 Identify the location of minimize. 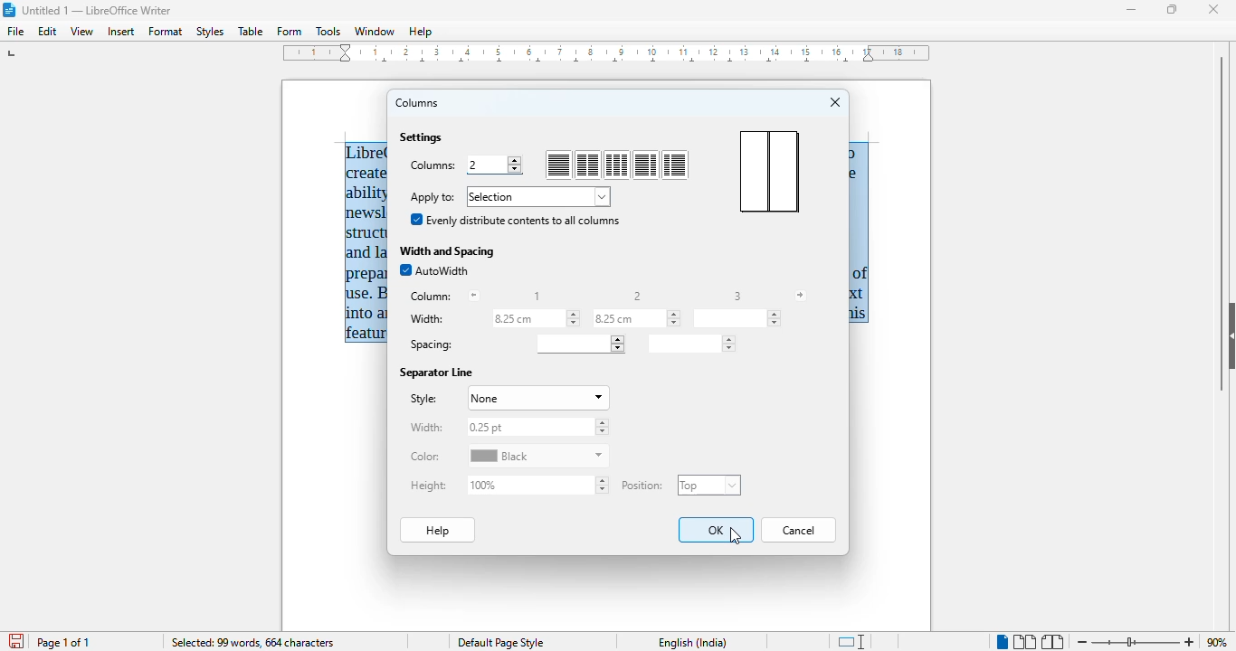
(1133, 10).